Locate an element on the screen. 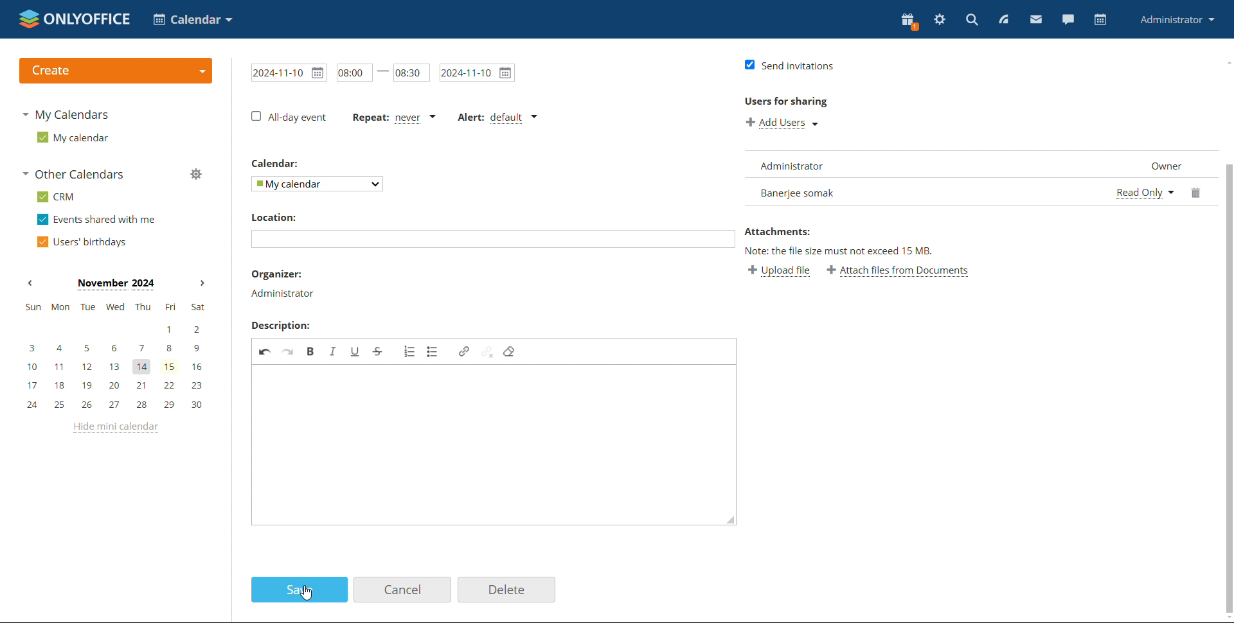 The image size is (1234, 623). italic is located at coordinates (334, 349).